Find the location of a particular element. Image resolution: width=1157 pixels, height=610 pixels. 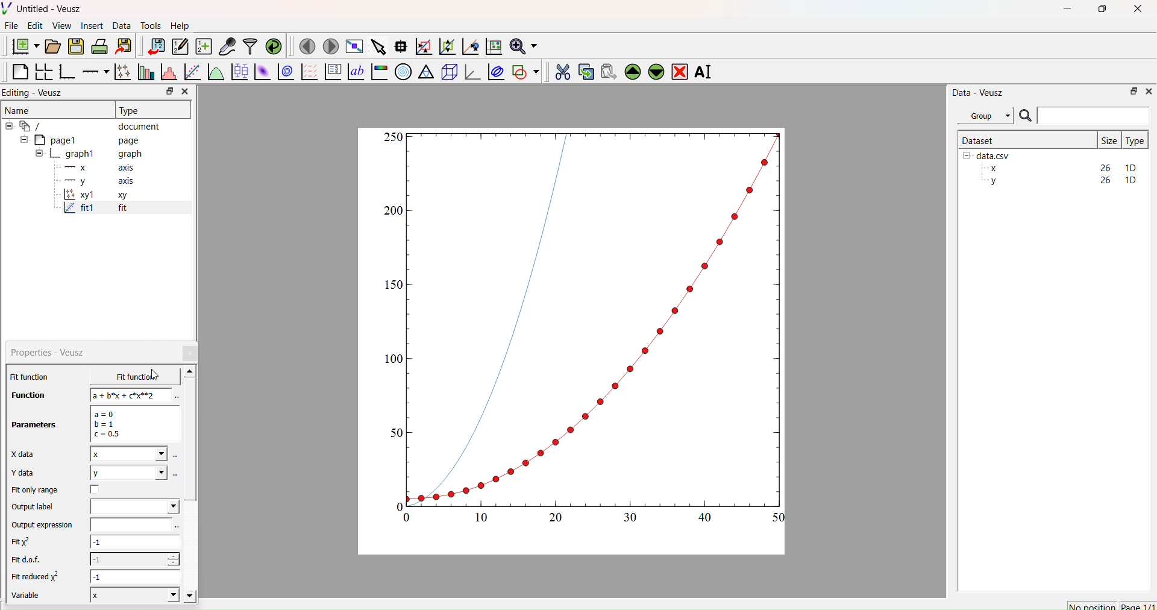

Read data points is located at coordinates (400, 45).